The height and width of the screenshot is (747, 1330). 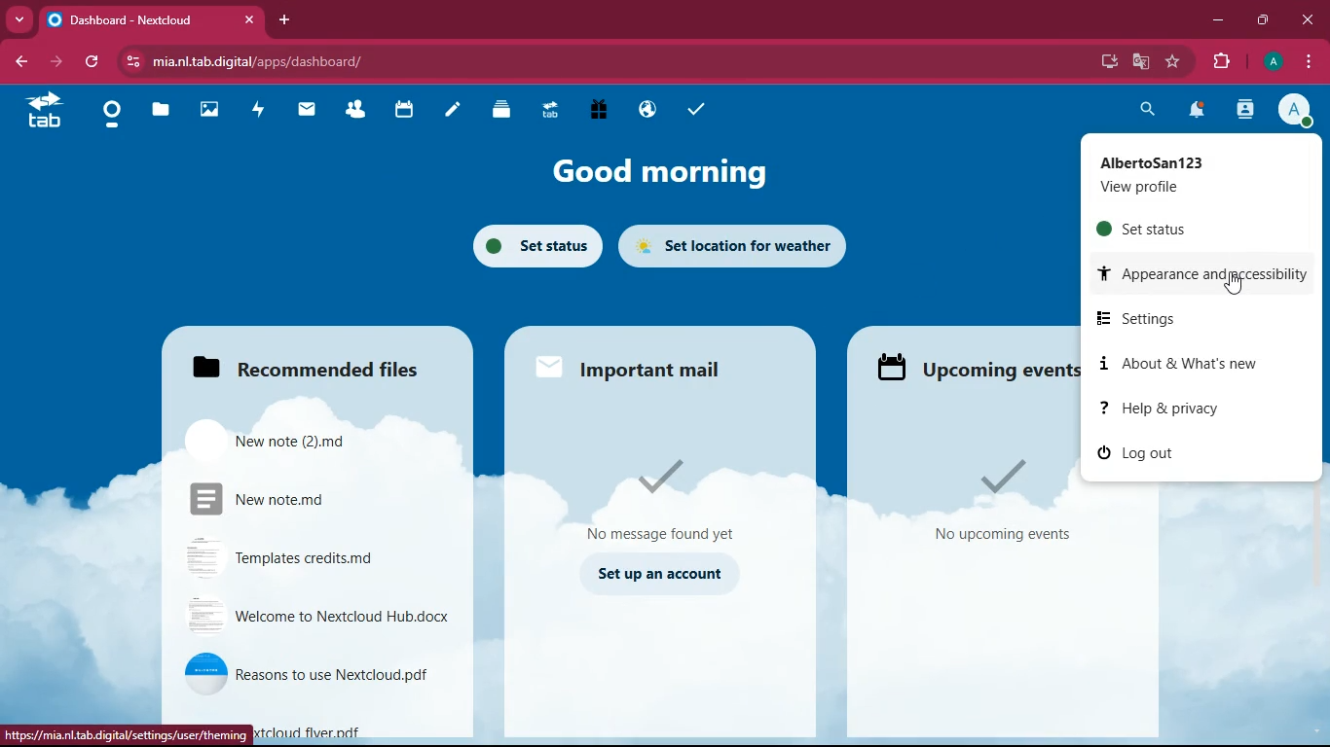 I want to click on appearance, so click(x=1209, y=273).